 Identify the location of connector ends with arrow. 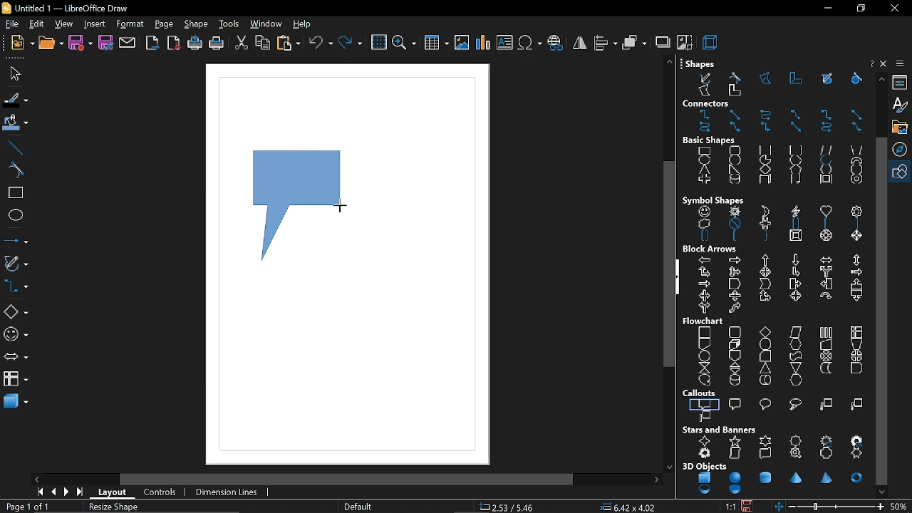
(705, 115).